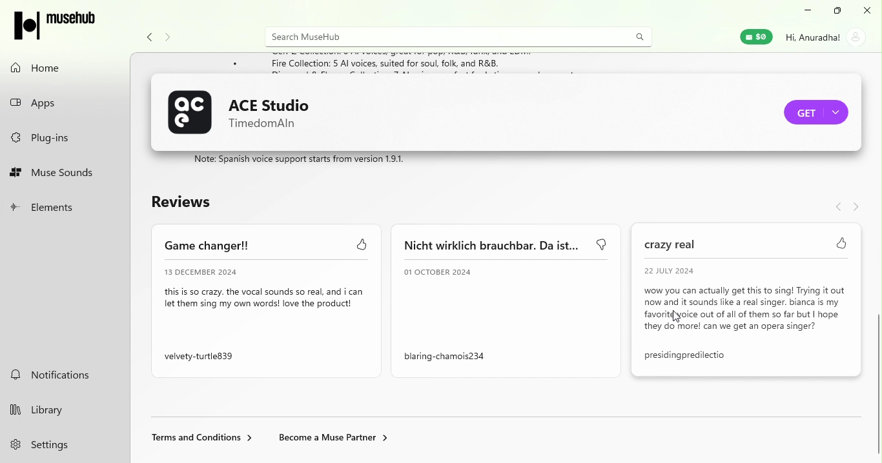 This screenshot has width=882, height=463. I want to click on navigate back, so click(150, 35).